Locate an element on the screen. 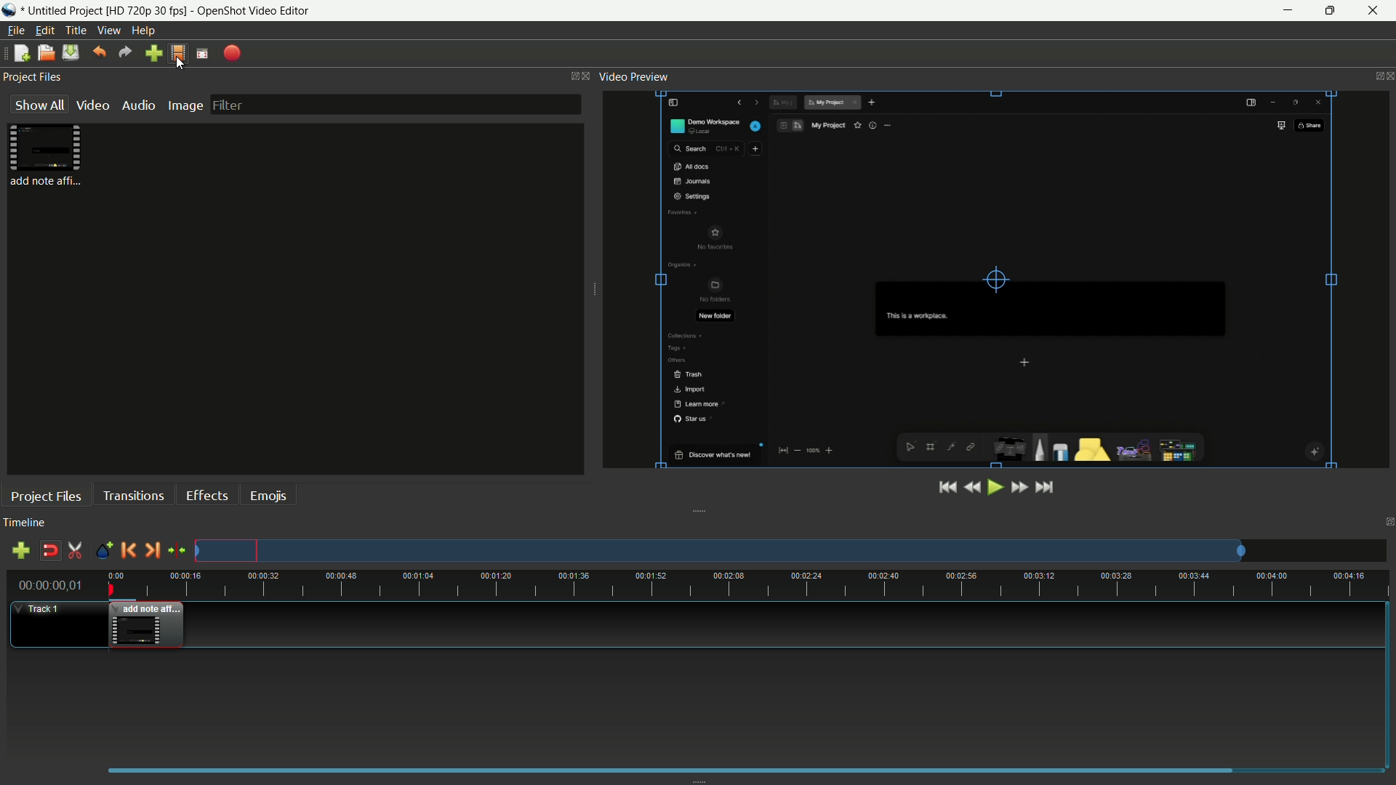 Image resolution: width=1396 pixels, height=785 pixels. disable snap is located at coordinates (50, 550).